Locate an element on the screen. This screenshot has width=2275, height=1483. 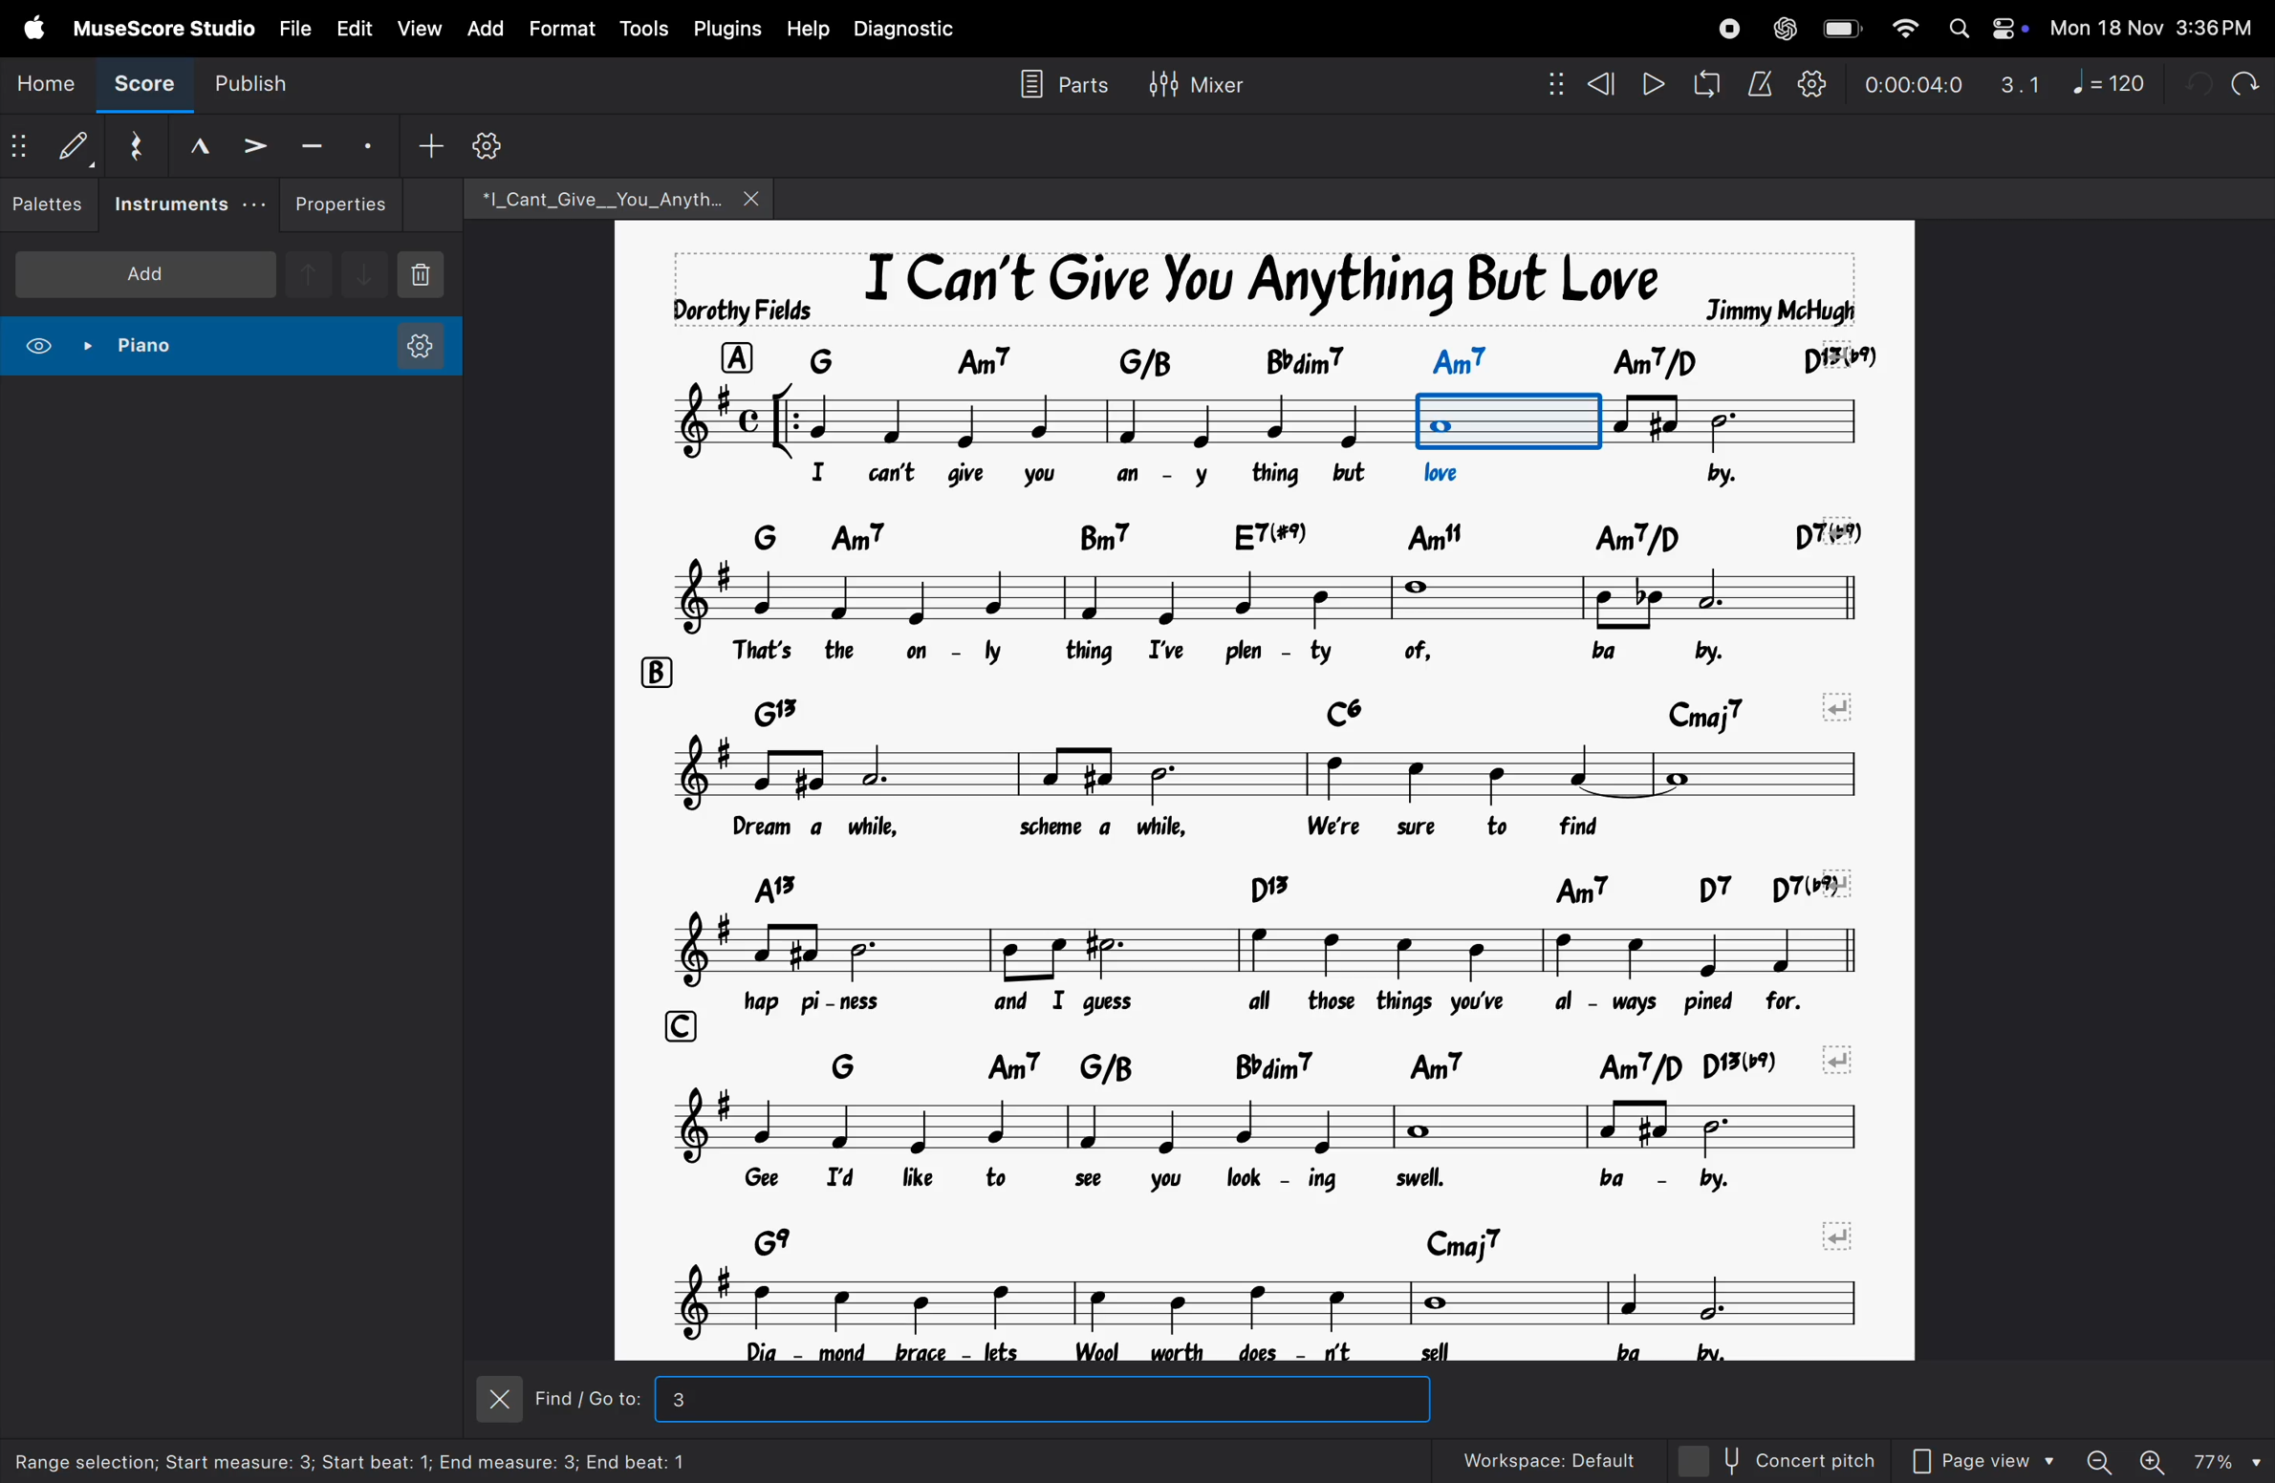
instruments is located at coordinates (188, 203).